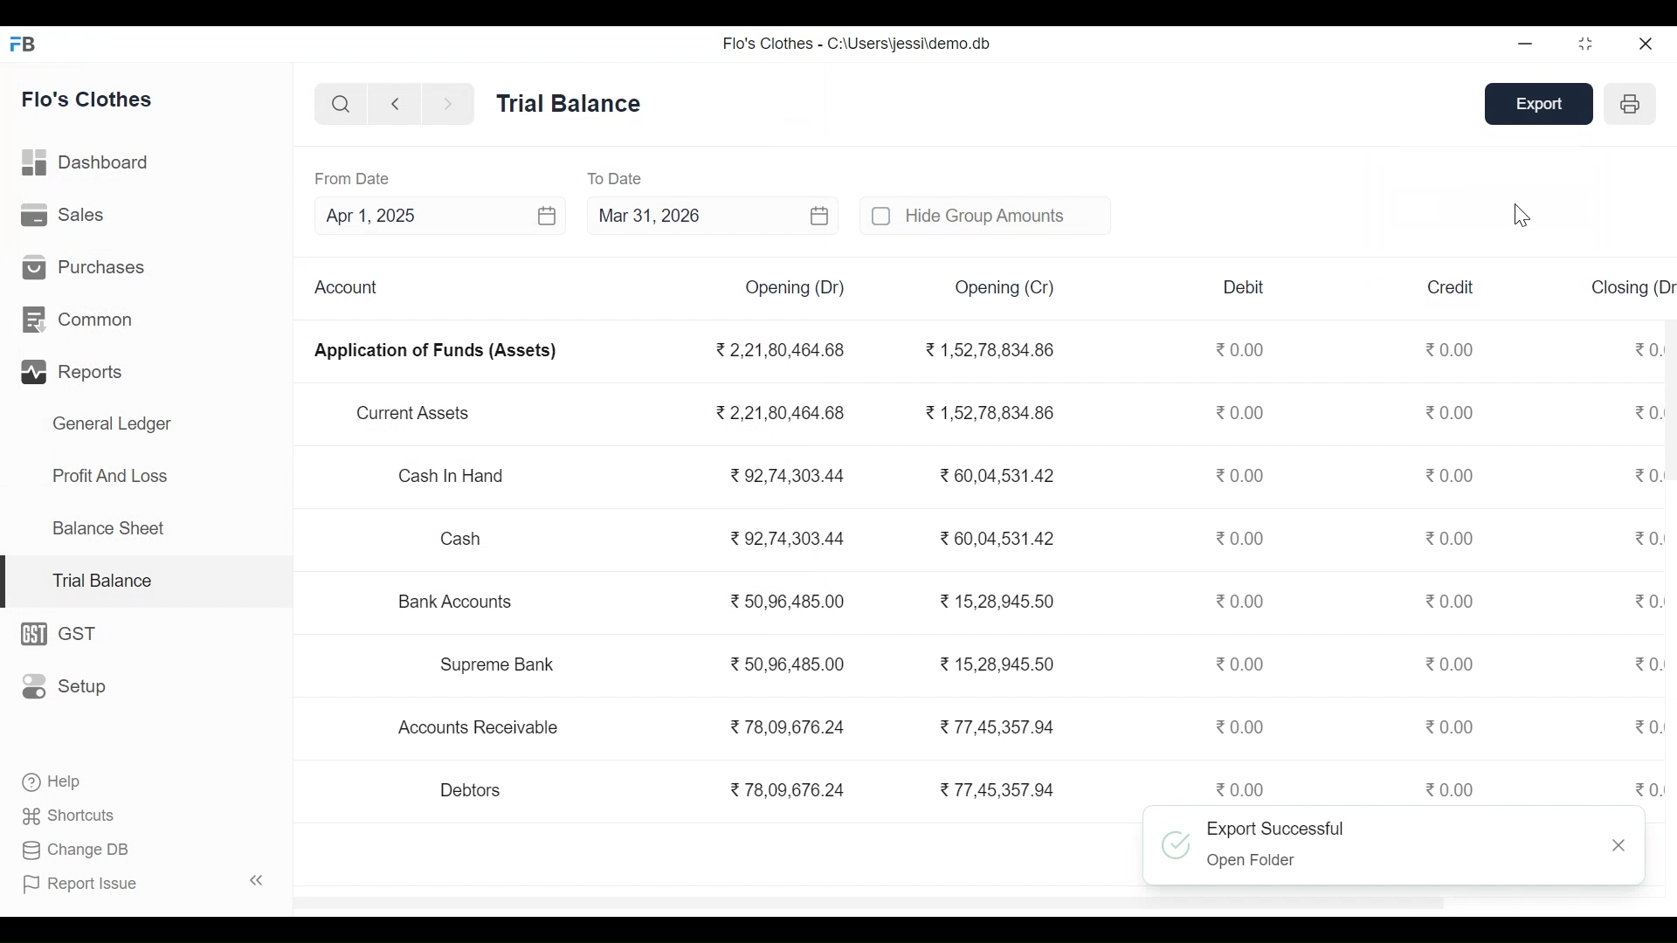 The height and width of the screenshot is (943, 1677). What do you see at coordinates (997, 788) in the screenshot?
I see `77,45,357.94` at bounding box center [997, 788].